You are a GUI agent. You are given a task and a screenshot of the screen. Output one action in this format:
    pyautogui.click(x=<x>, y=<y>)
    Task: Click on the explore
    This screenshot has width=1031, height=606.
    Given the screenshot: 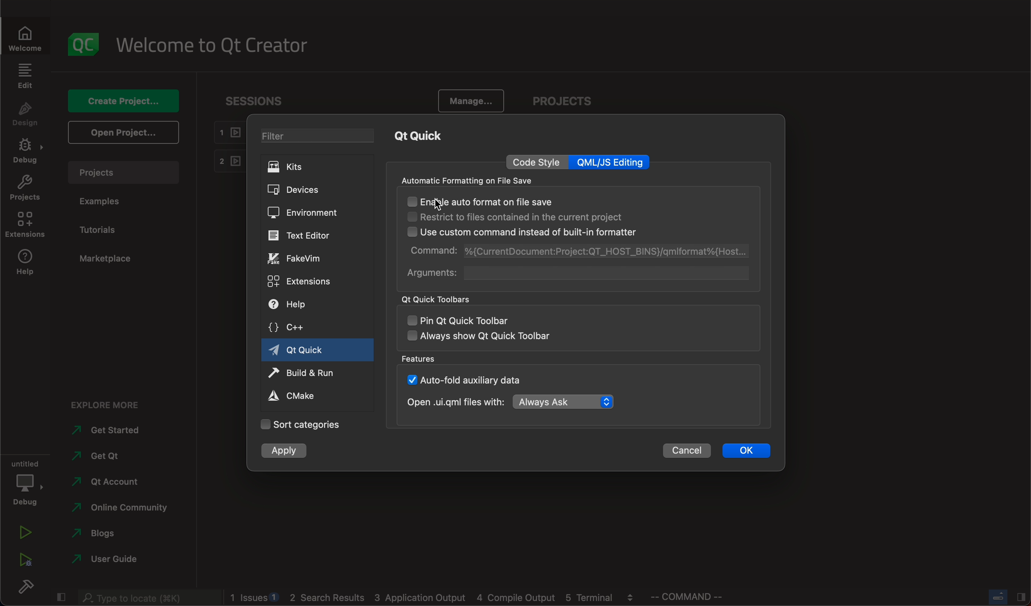 What is the action you would take?
    pyautogui.click(x=108, y=404)
    